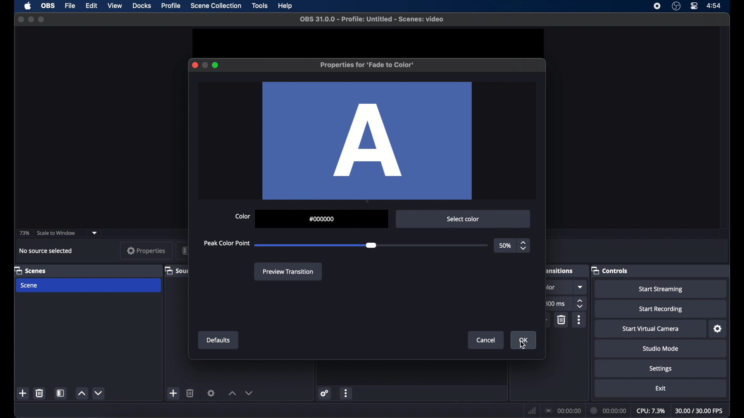 The image size is (744, 418). What do you see at coordinates (28, 6) in the screenshot?
I see `apple icon` at bounding box center [28, 6].